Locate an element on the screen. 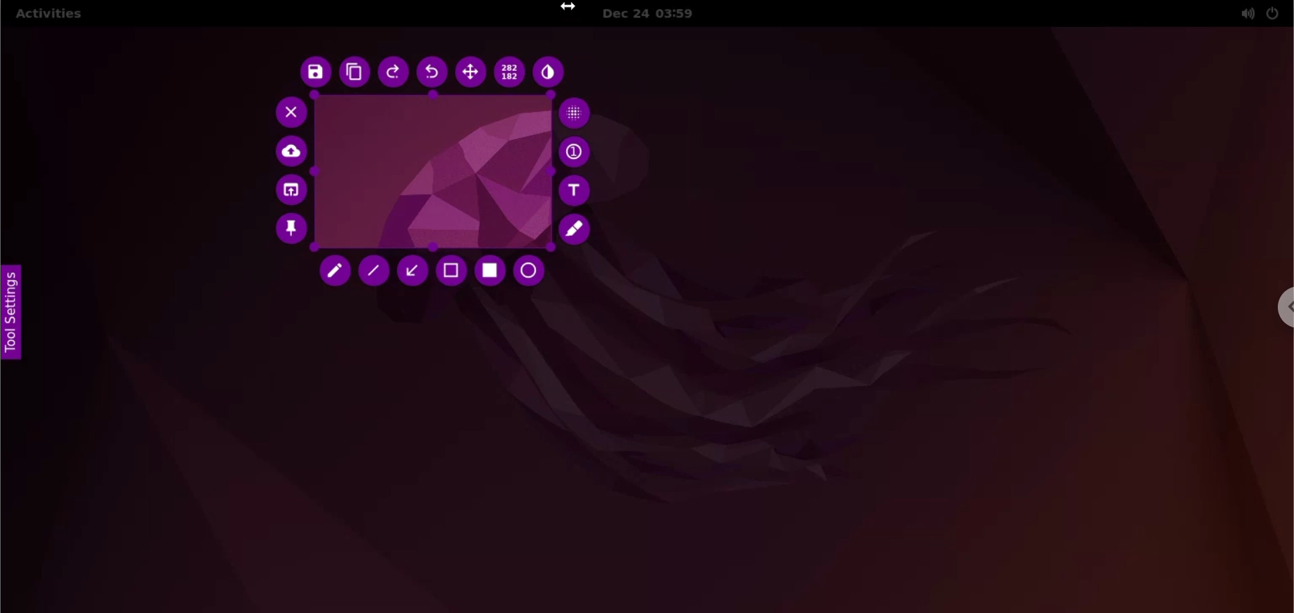 The height and width of the screenshot is (613, 1294). redo is located at coordinates (391, 72).